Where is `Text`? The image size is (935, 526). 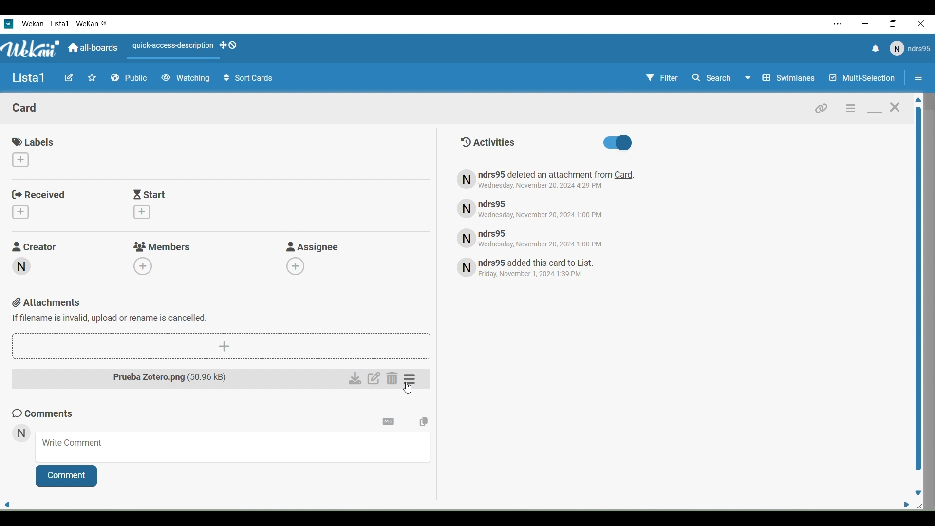 Text is located at coordinates (537, 269).